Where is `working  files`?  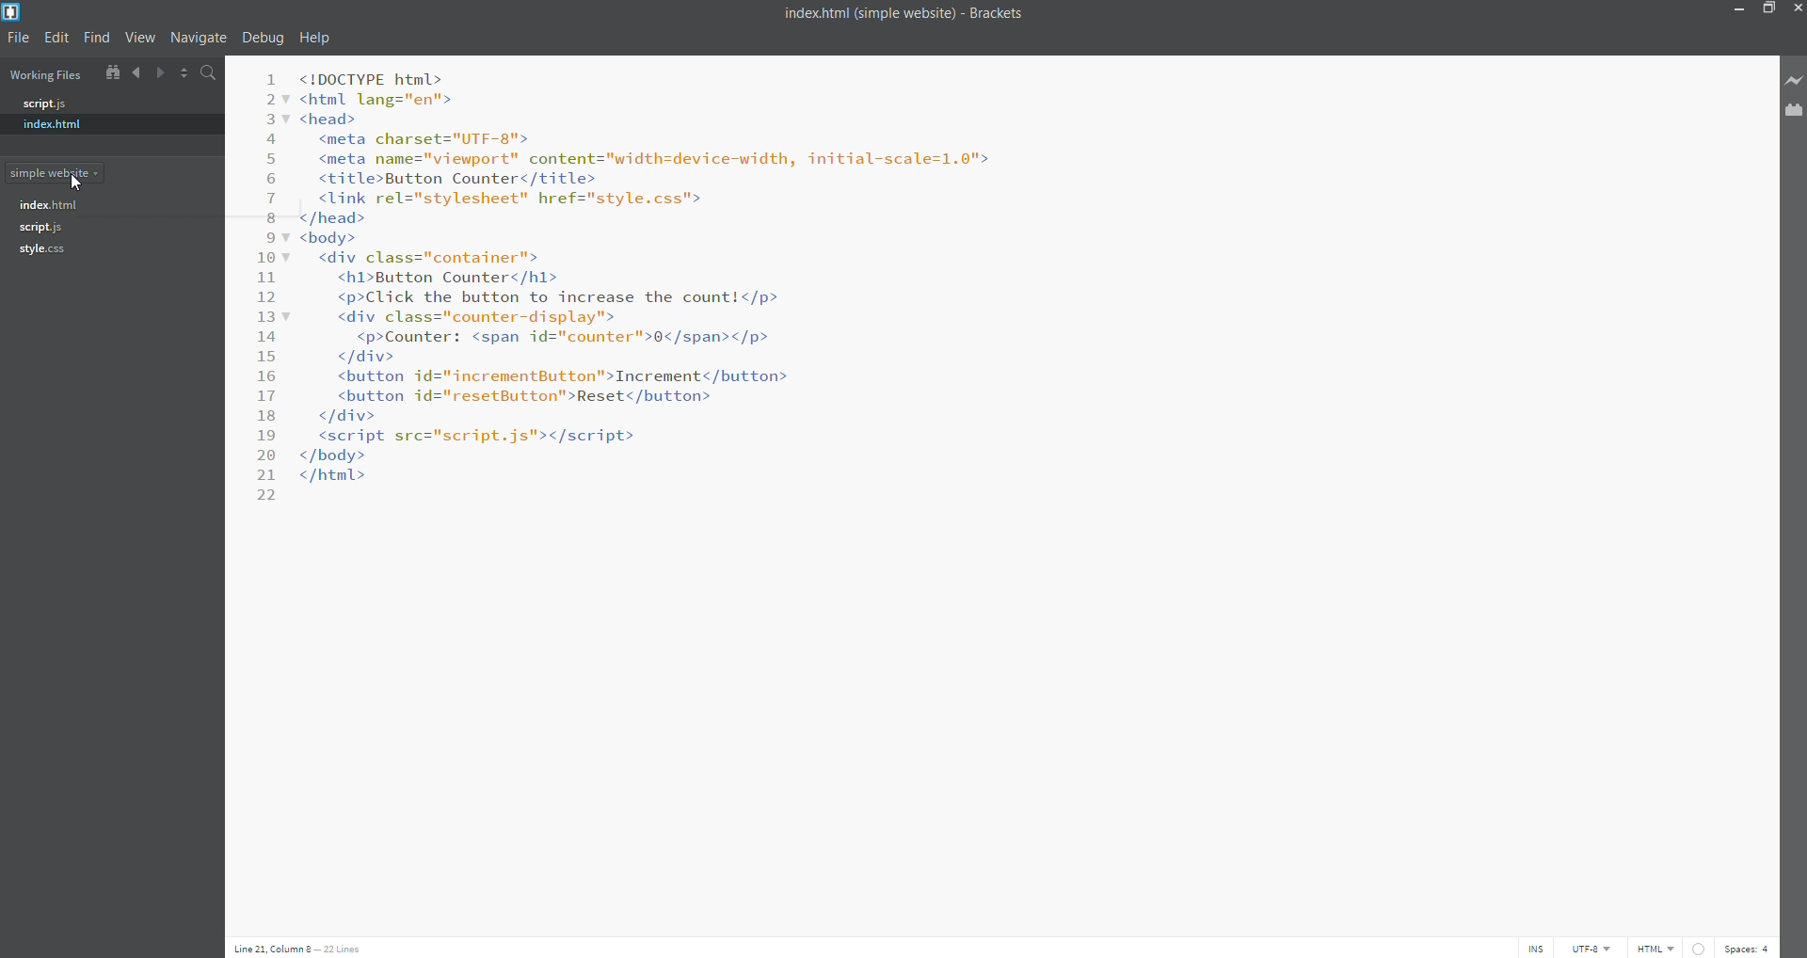 working  files is located at coordinates (49, 72).